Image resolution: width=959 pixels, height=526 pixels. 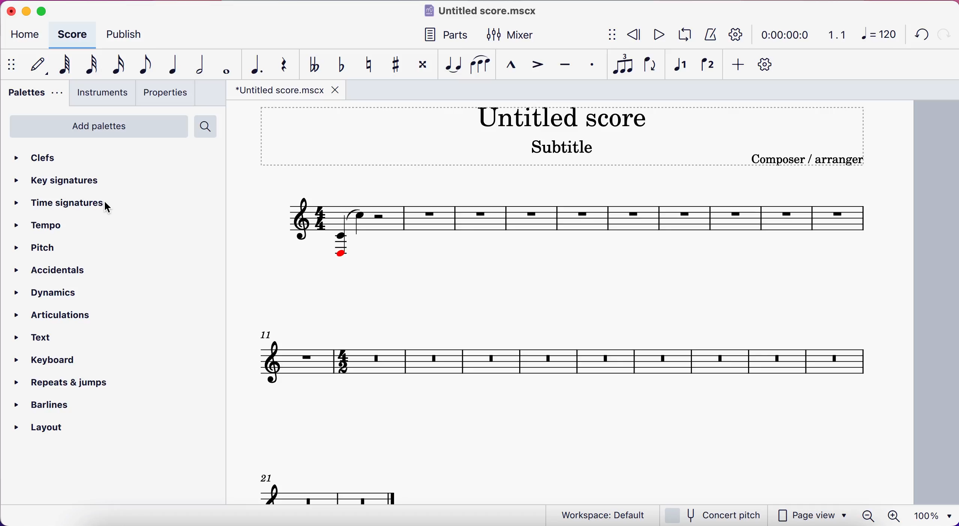 I want to click on workspace: default, so click(x=602, y=515).